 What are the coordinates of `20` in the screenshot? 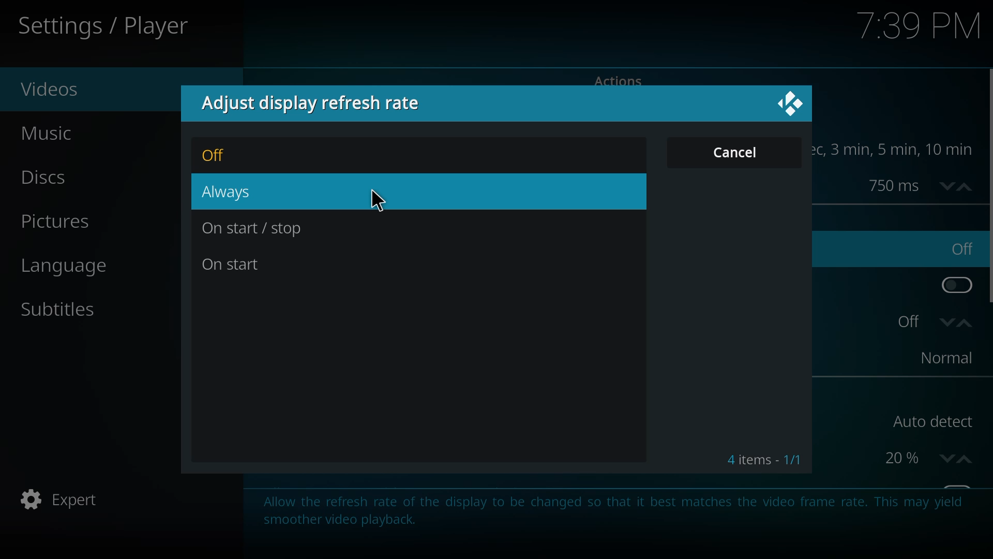 It's located at (925, 457).